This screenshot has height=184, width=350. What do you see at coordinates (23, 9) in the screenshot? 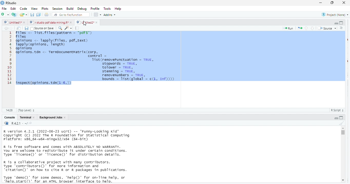
I see `code` at bounding box center [23, 9].